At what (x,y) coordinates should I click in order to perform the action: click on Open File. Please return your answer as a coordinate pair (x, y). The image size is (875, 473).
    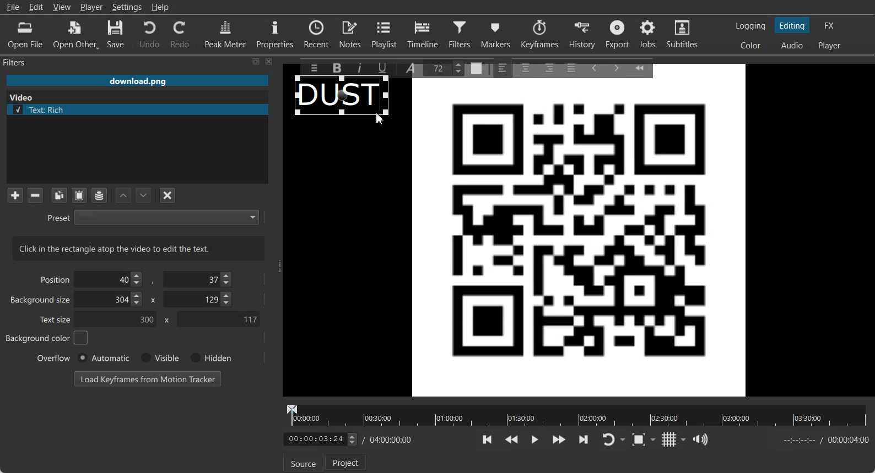
    Looking at the image, I should click on (25, 35).